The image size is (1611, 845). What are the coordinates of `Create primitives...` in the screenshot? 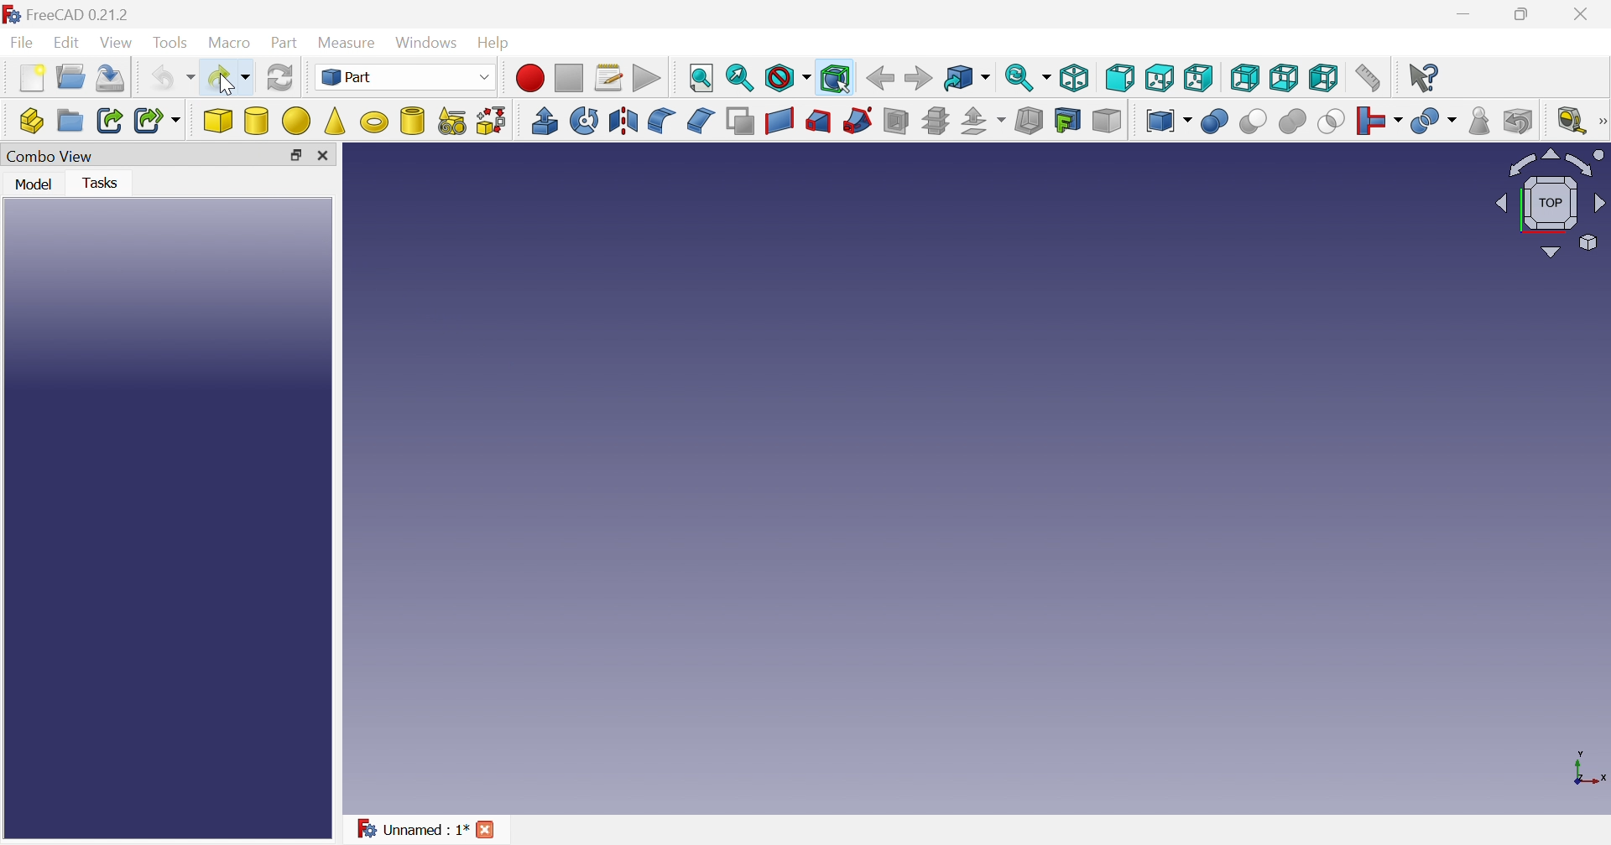 It's located at (453, 122).